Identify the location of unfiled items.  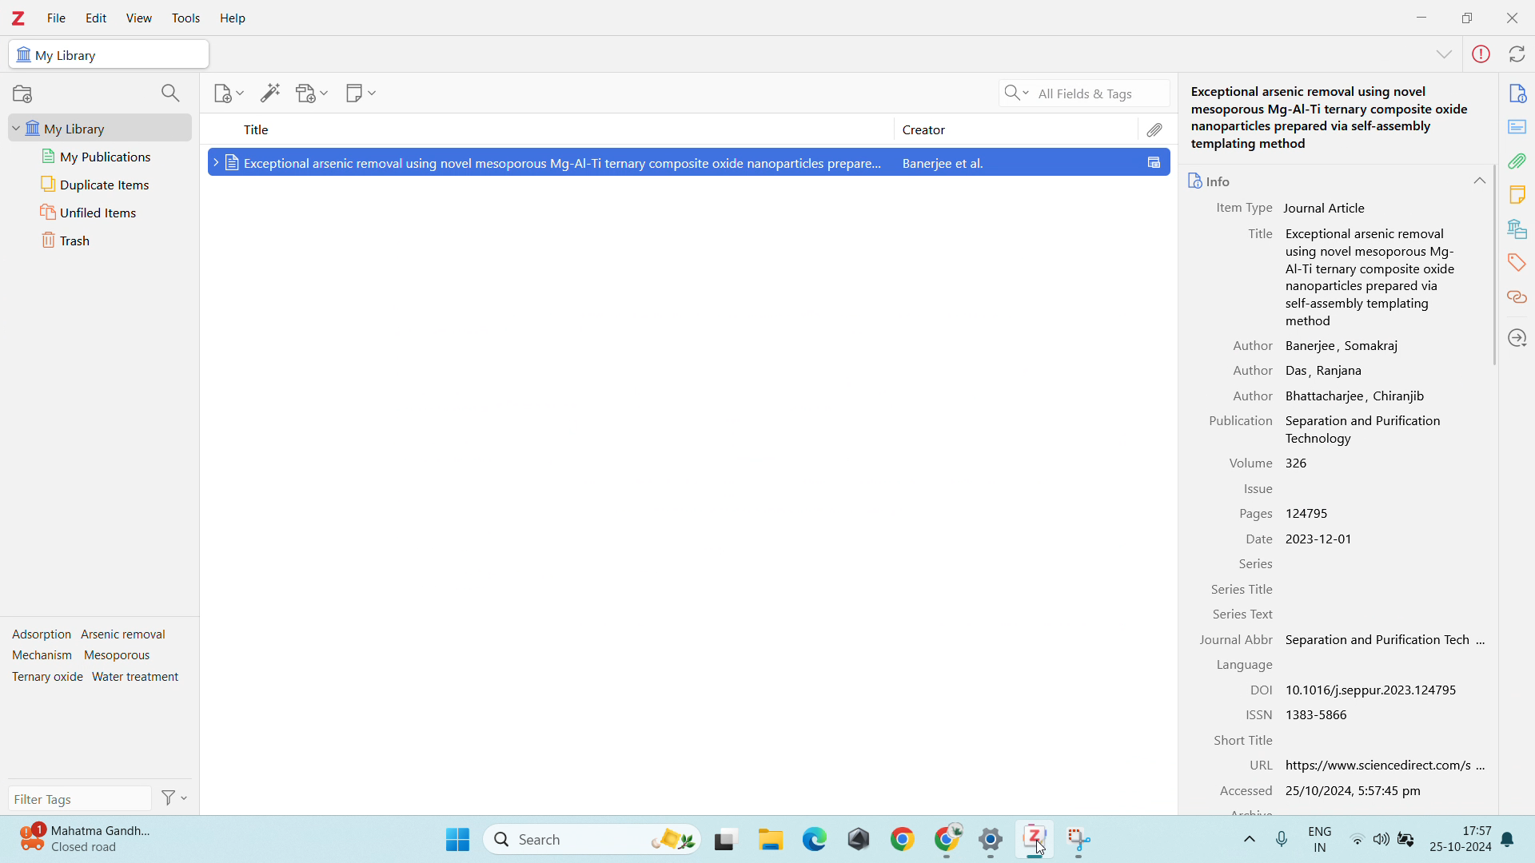
(99, 212).